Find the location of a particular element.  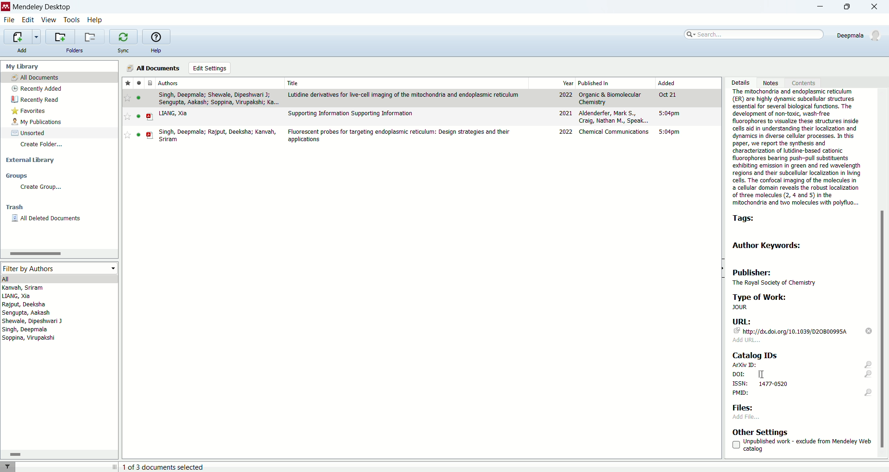

details is located at coordinates (740, 83).